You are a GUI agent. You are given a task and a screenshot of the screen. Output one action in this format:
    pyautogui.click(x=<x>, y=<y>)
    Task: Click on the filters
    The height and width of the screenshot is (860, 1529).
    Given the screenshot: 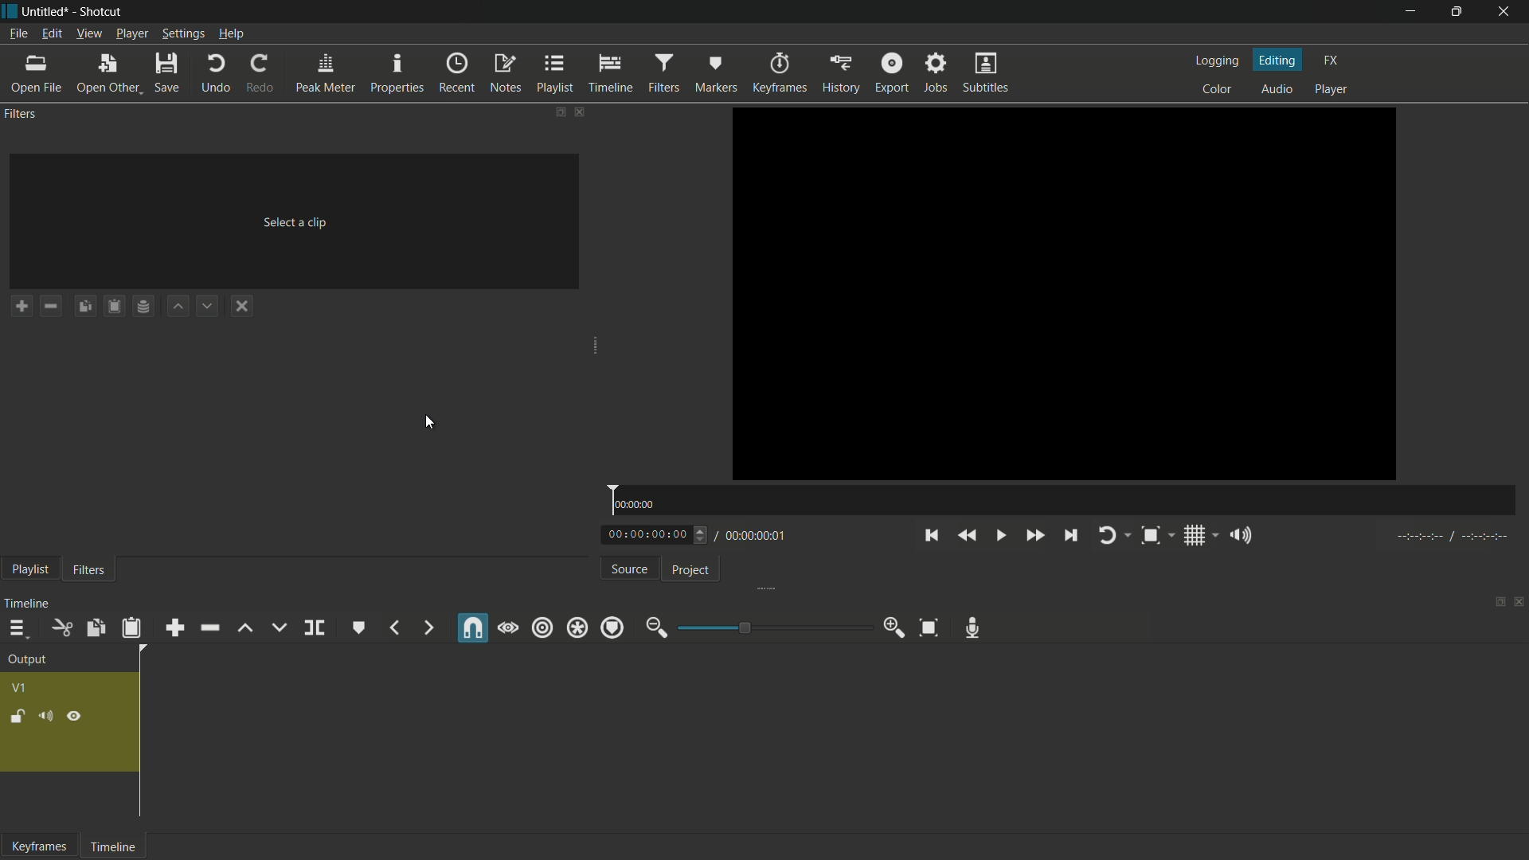 What is the action you would take?
    pyautogui.click(x=20, y=115)
    